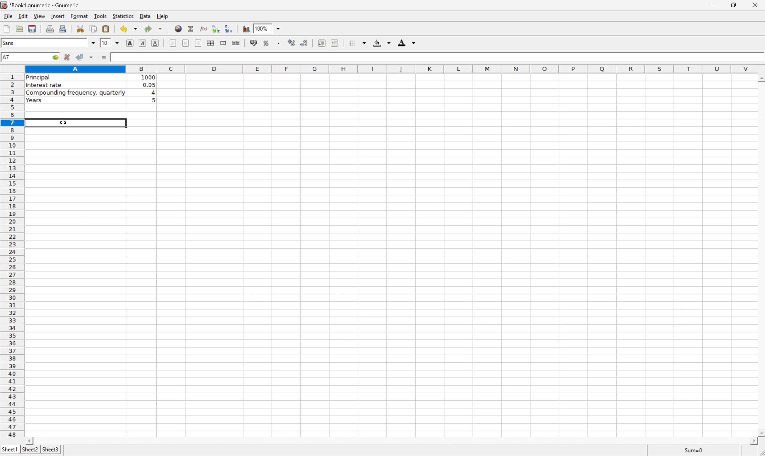  What do you see at coordinates (254, 43) in the screenshot?
I see `format selection as accounting` at bounding box center [254, 43].